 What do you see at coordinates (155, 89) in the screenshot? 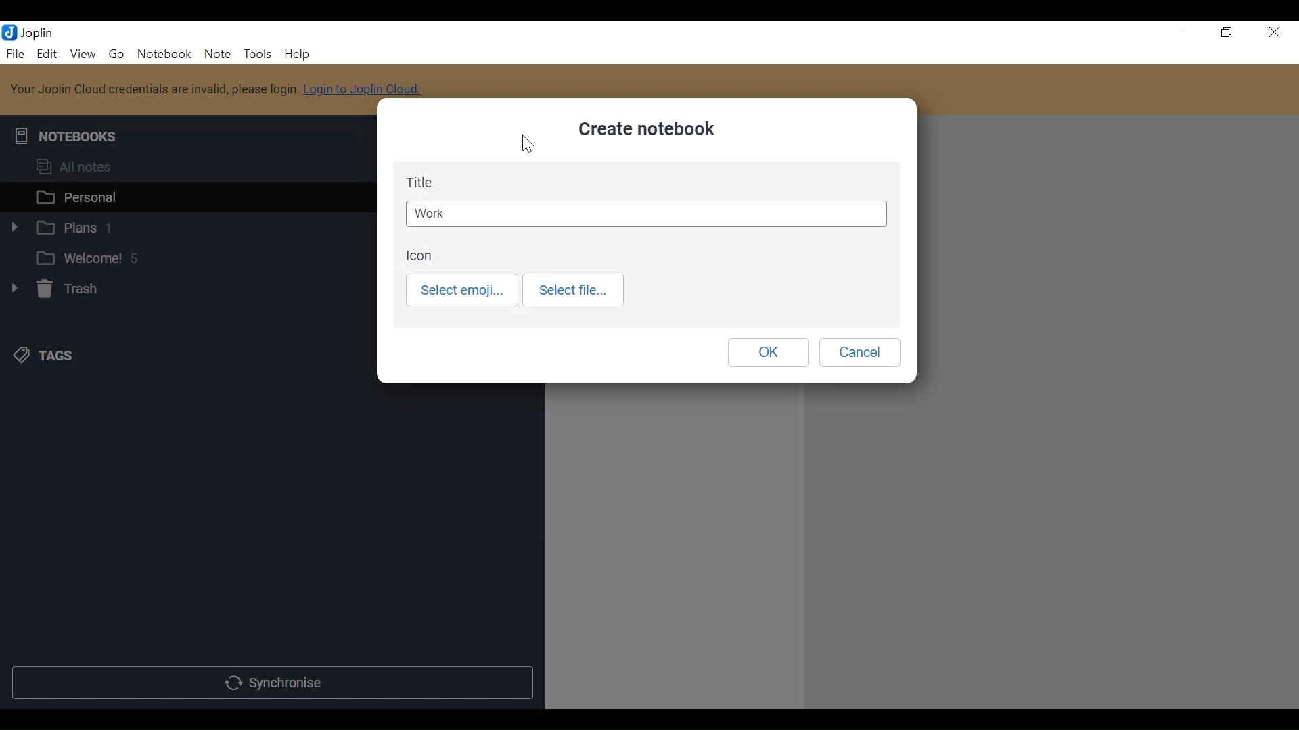
I see `Your Joplin cloud credentials are invalid, please login.` at bounding box center [155, 89].